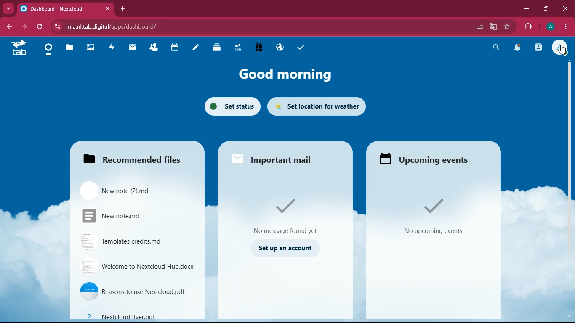 The width and height of the screenshot is (575, 323). What do you see at coordinates (300, 49) in the screenshot?
I see `tasks` at bounding box center [300, 49].